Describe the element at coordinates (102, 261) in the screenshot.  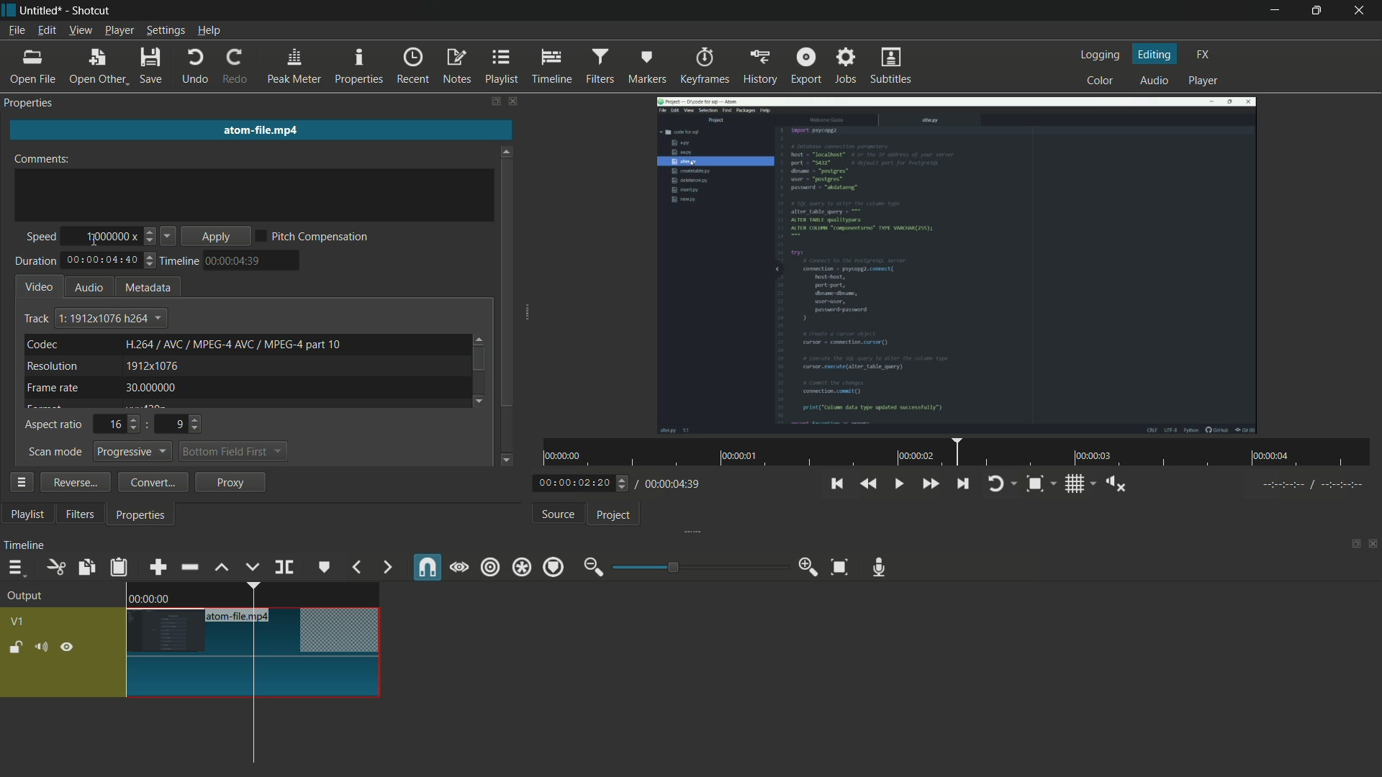
I see `total time` at that location.